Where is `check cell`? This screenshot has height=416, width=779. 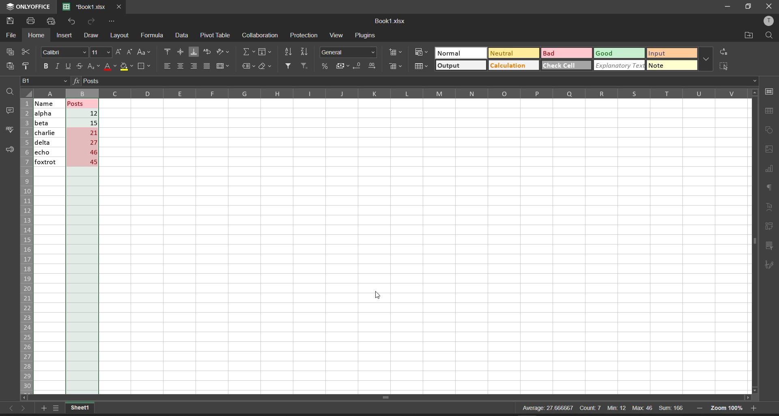 check cell is located at coordinates (562, 66).